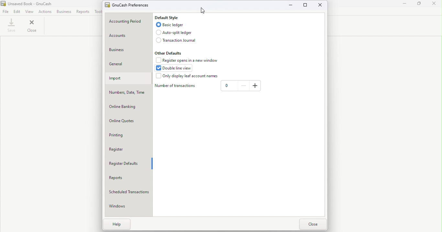 The image size is (442, 232). I want to click on close, so click(313, 224).